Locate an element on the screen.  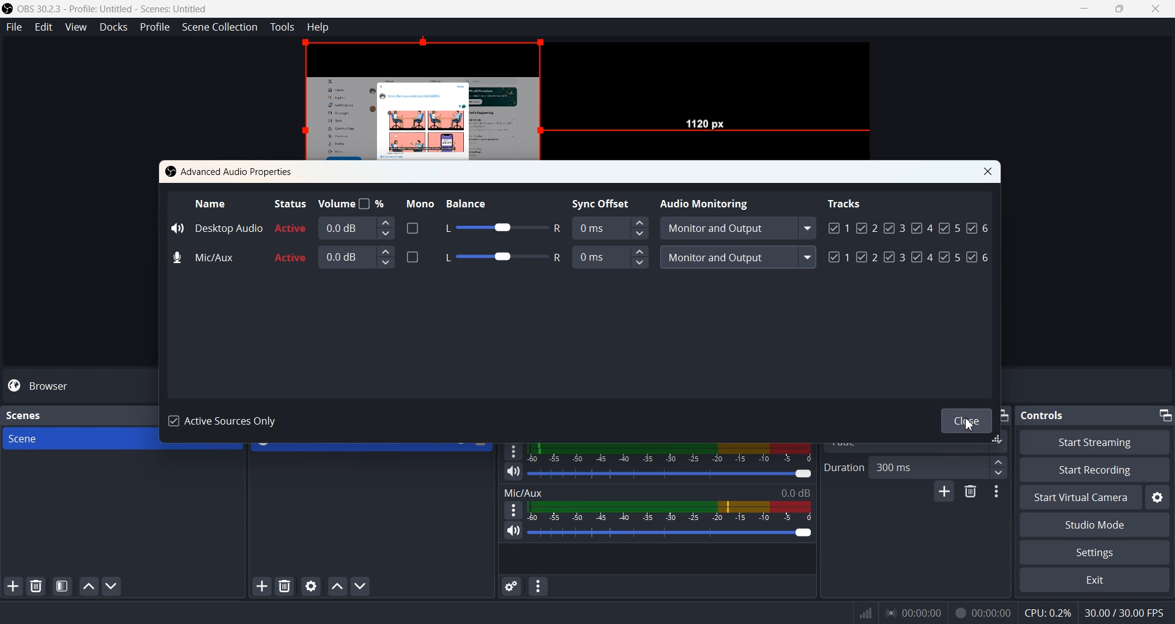
Enabled/ disable Mono is located at coordinates (412, 256).